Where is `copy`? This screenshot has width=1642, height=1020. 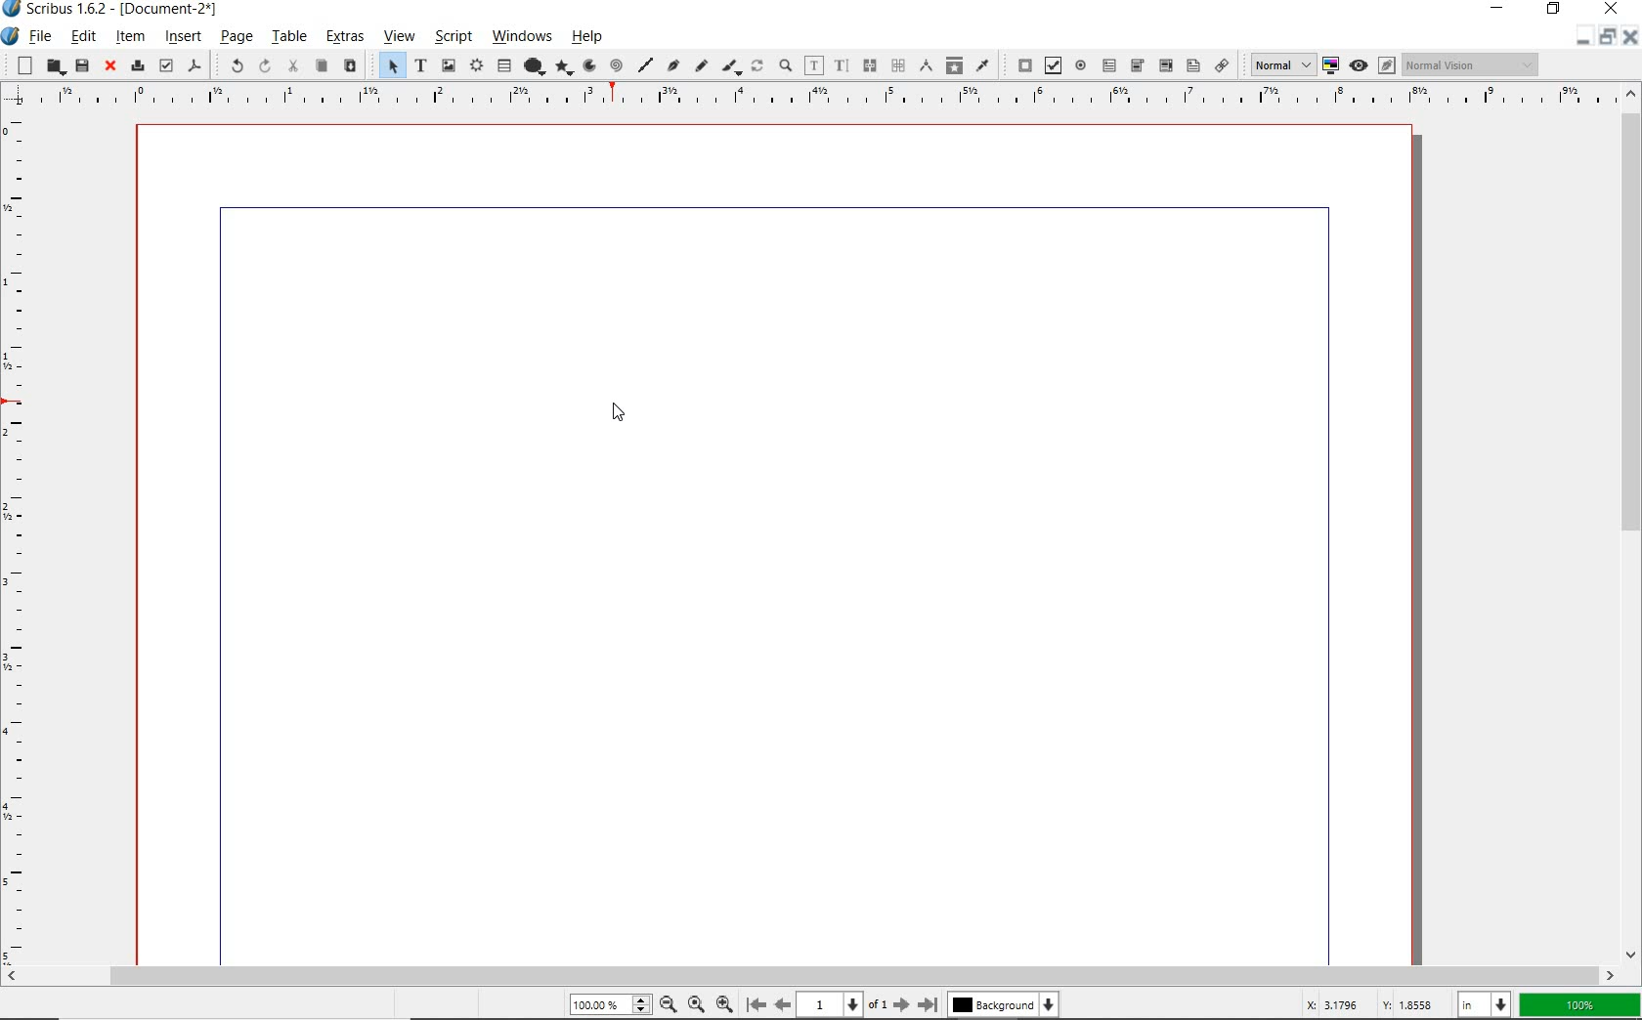
copy is located at coordinates (323, 65).